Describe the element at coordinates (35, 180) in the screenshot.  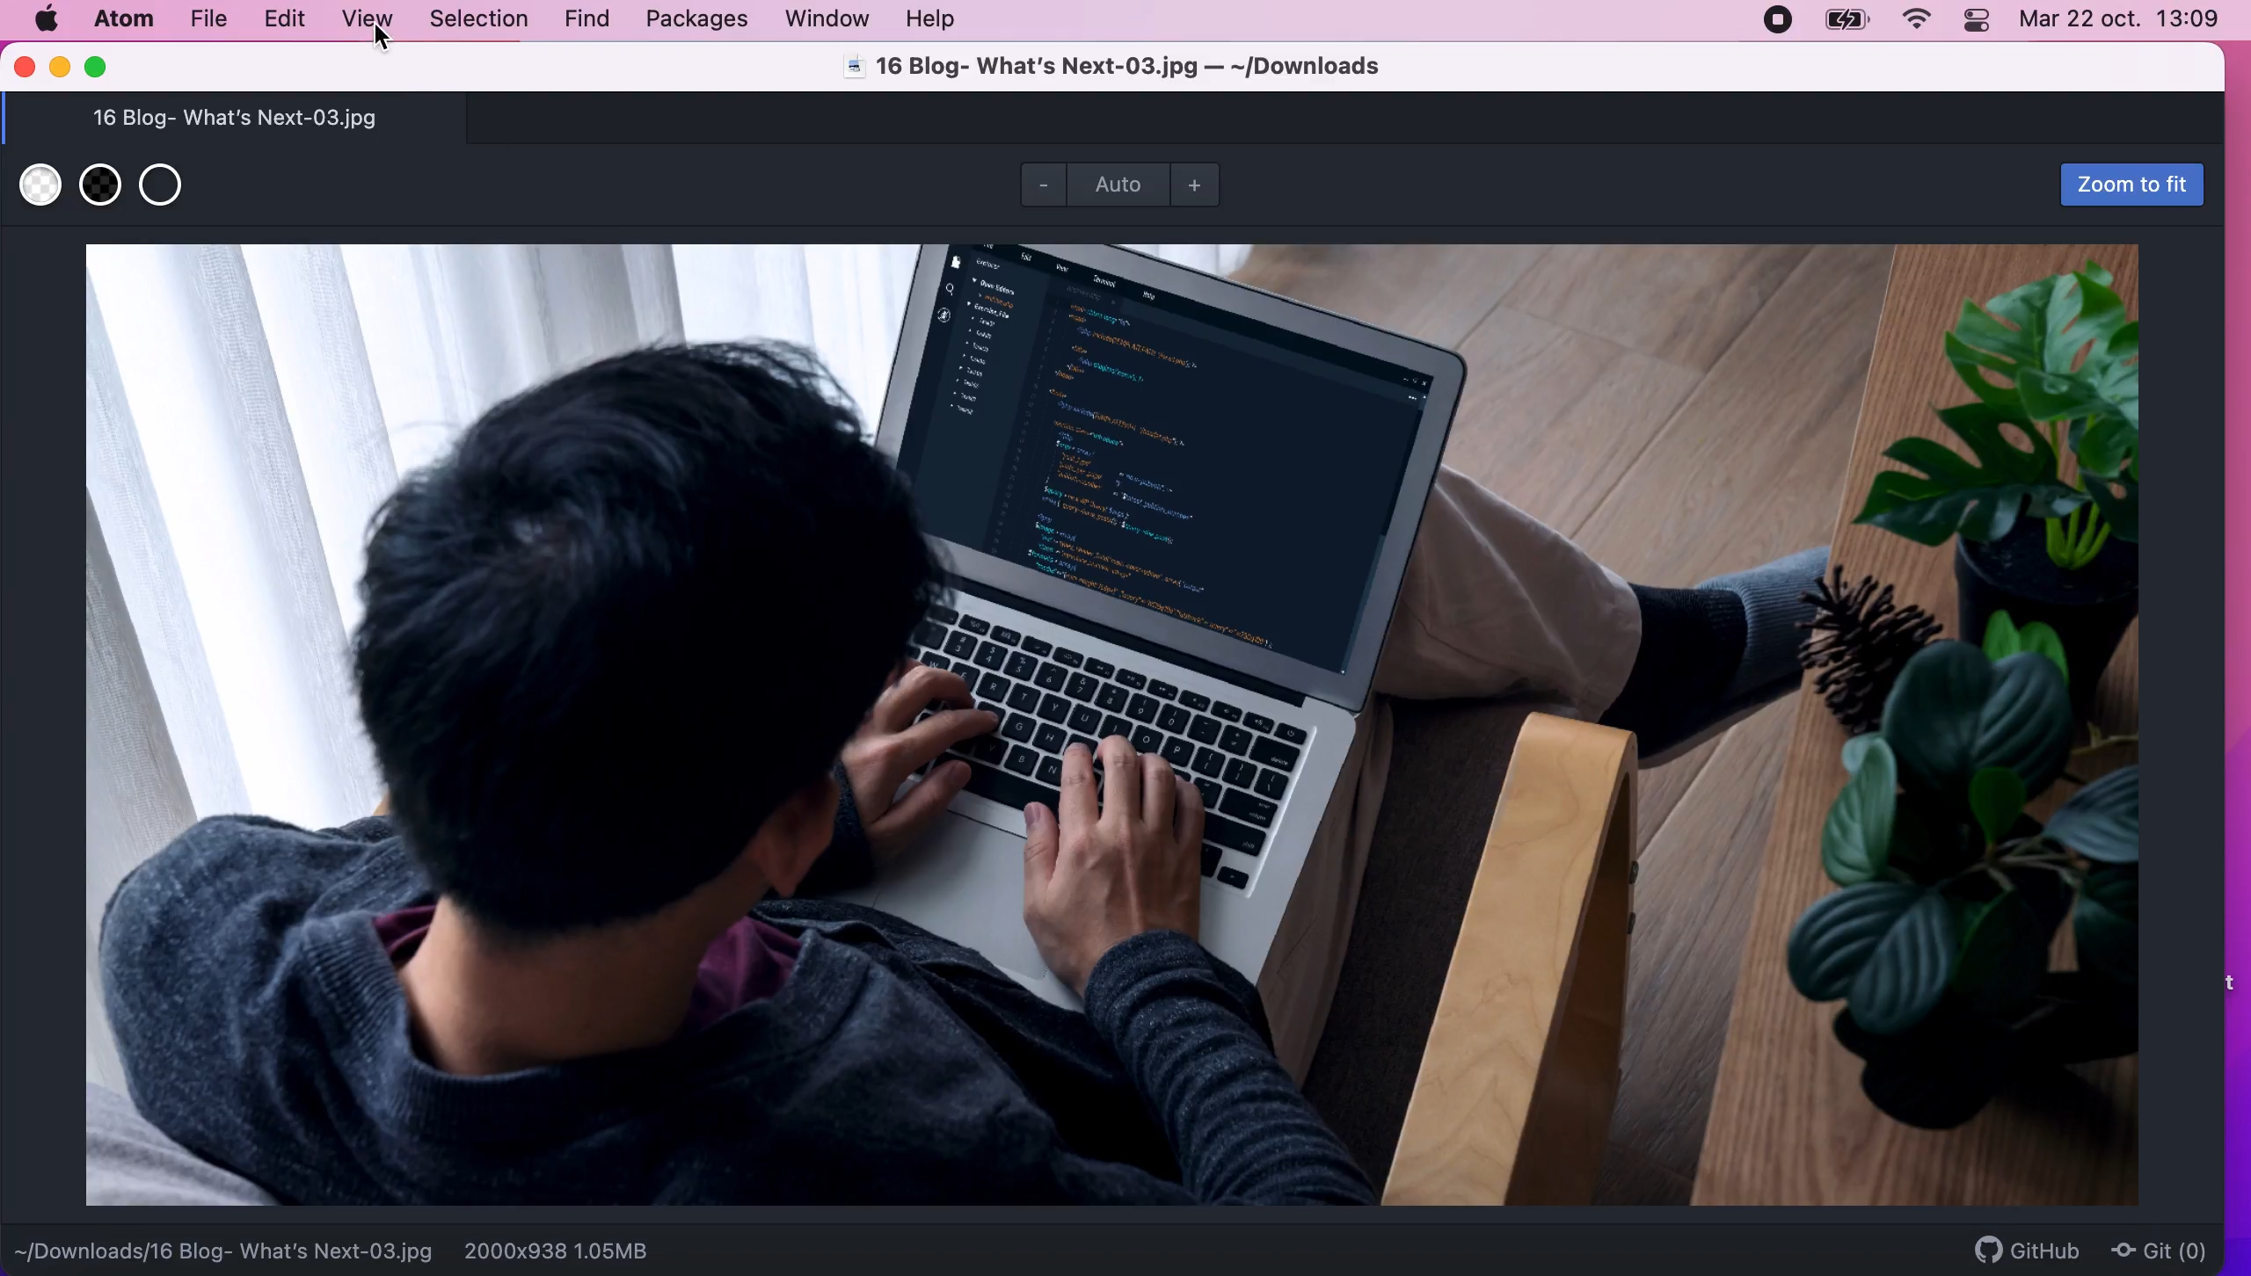
I see `use white transparent background` at that location.